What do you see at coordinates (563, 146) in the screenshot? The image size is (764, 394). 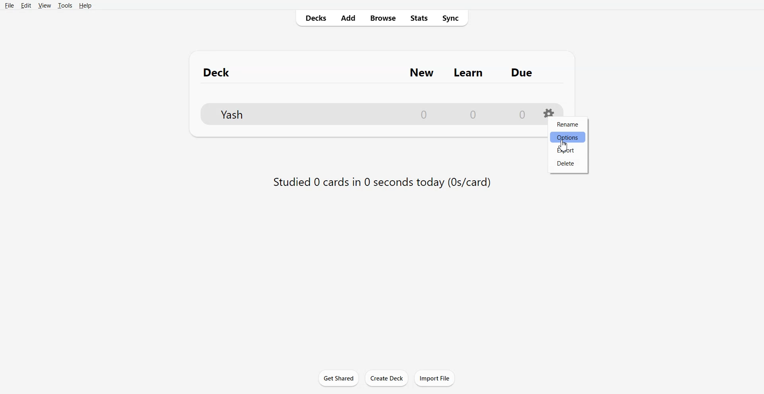 I see `Cursor` at bounding box center [563, 146].